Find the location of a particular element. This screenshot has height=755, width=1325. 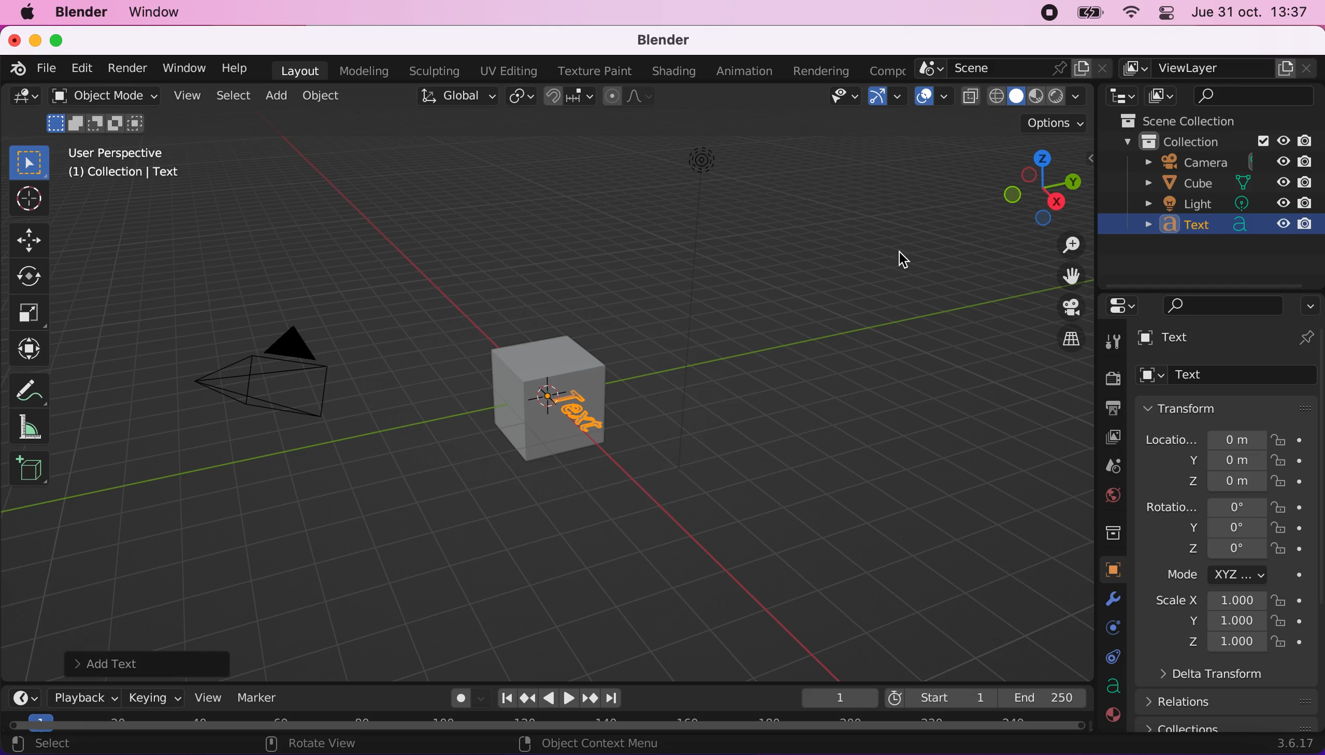

playback is located at coordinates (83, 698).